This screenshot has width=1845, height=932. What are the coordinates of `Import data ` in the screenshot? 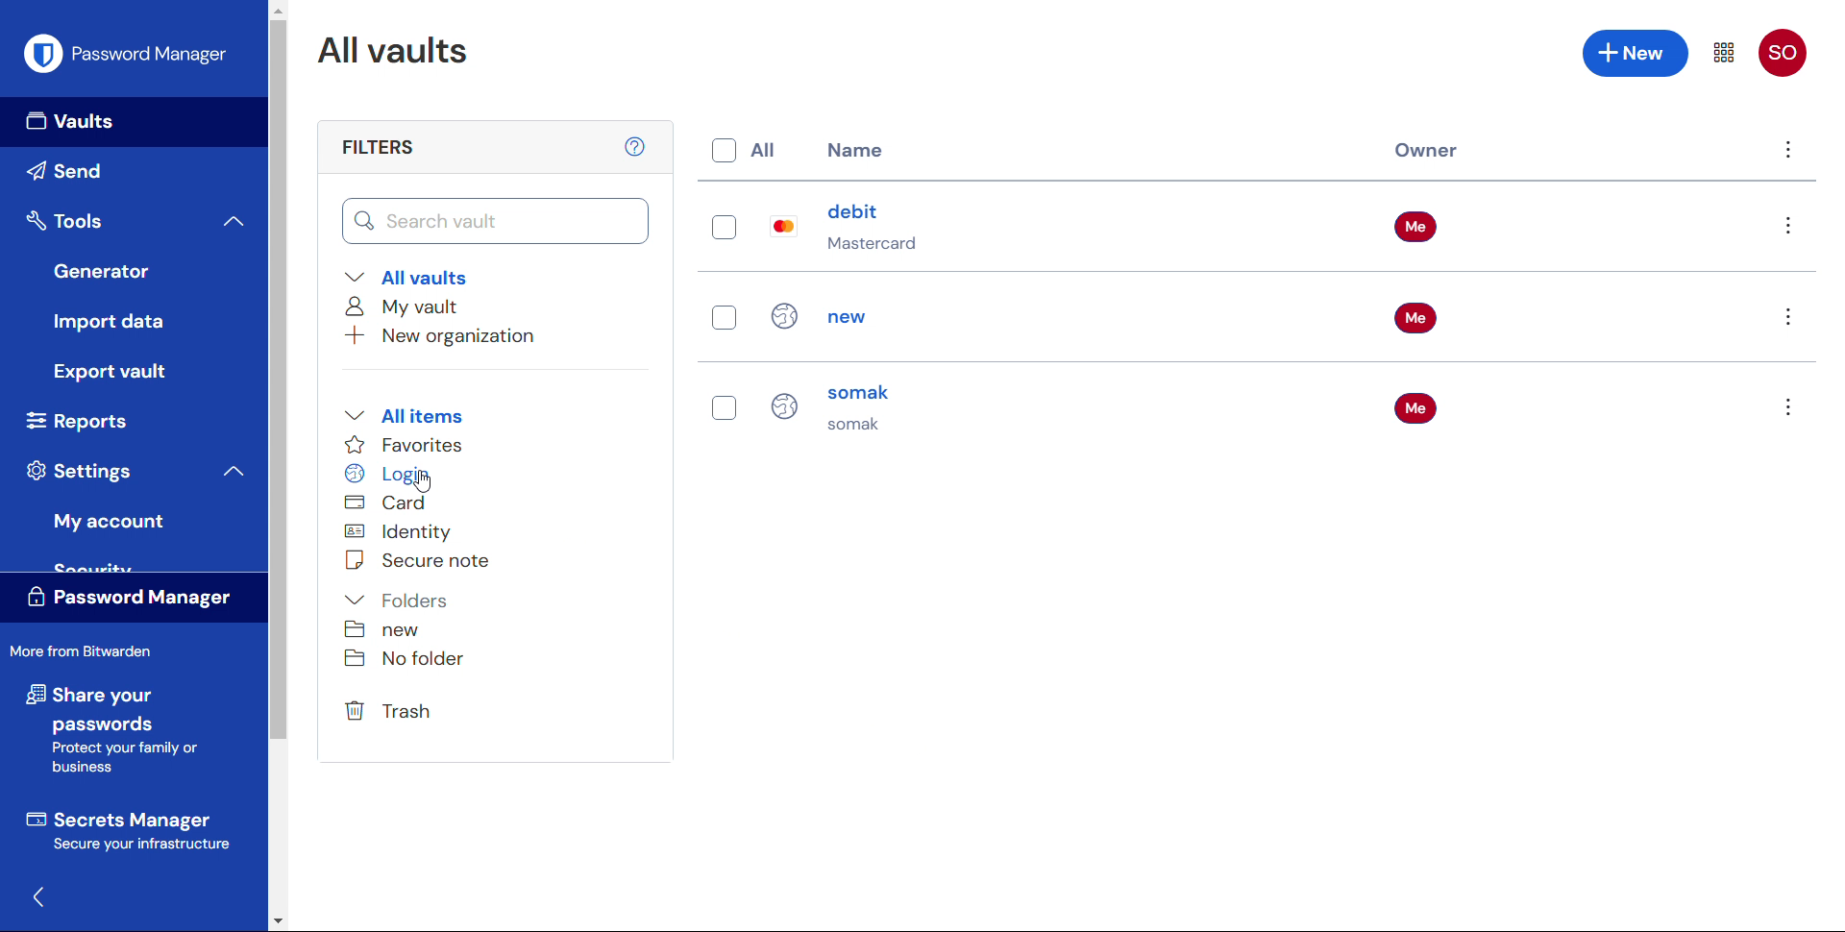 It's located at (104, 318).